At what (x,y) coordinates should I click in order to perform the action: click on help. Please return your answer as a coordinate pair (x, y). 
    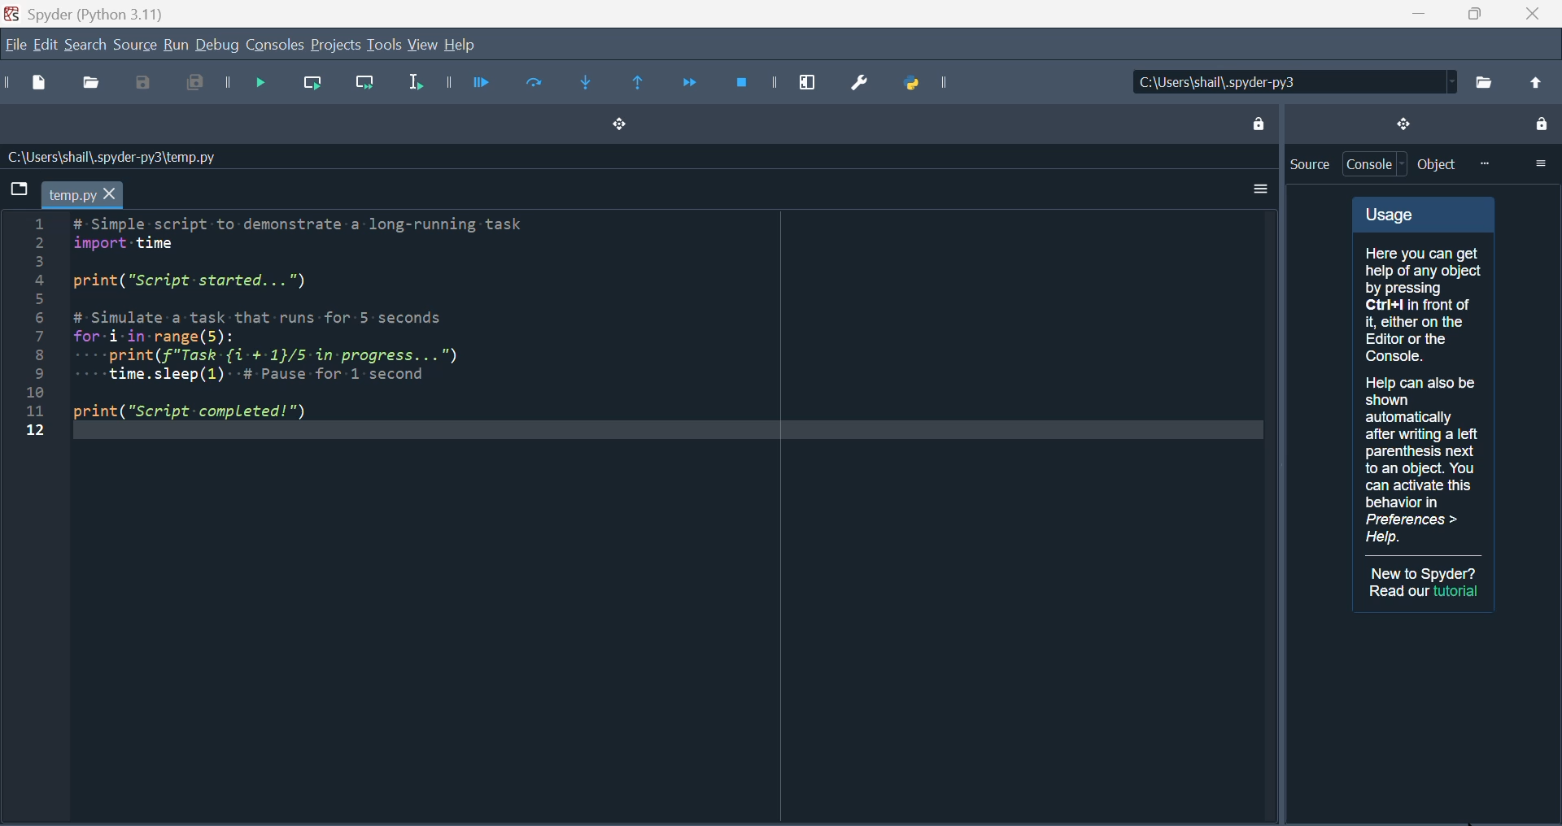
    Looking at the image, I should click on (460, 45).